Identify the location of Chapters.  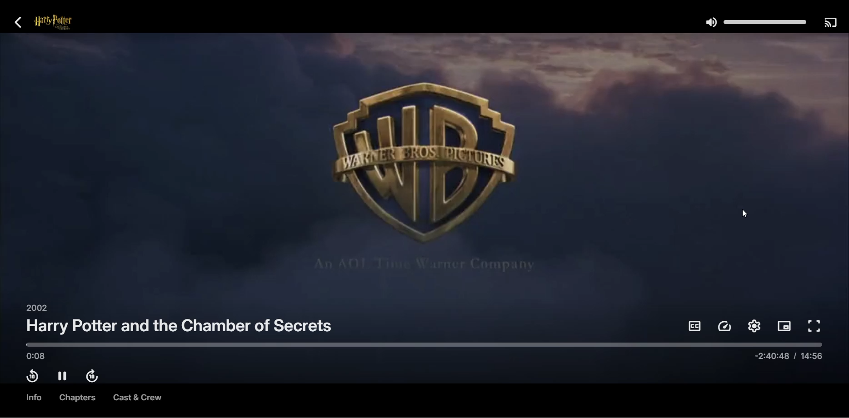
(78, 398).